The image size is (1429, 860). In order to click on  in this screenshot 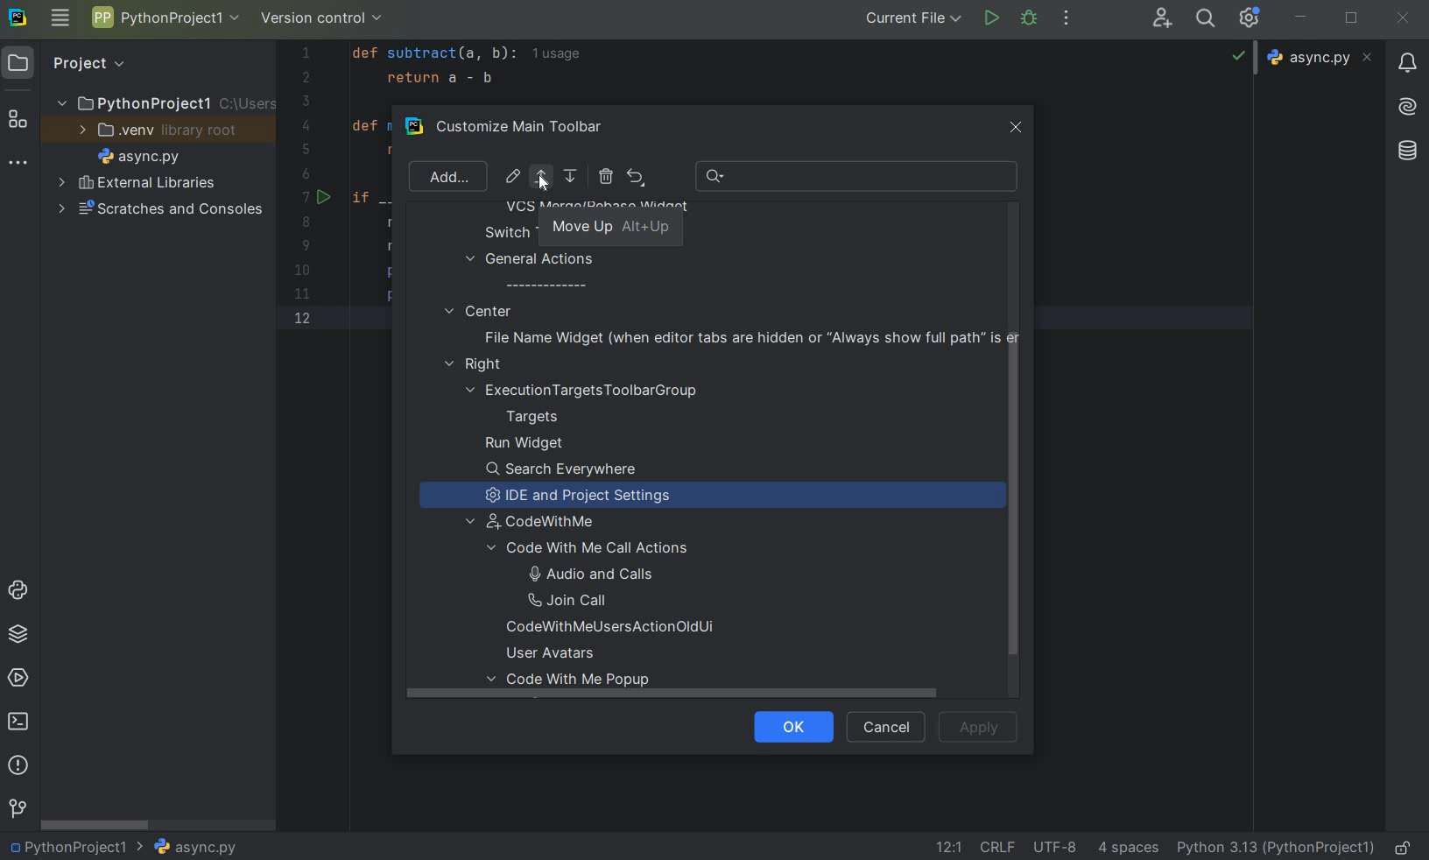, I will do `click(1408, 104)`.